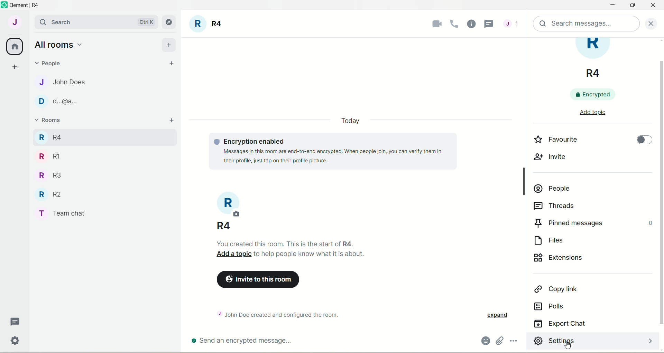 The width and height of the screenshot is (664, 353). What do you see at coordinates (172, 64) in the screenshot?
I see `start chat` at bounding box center [172, 64].